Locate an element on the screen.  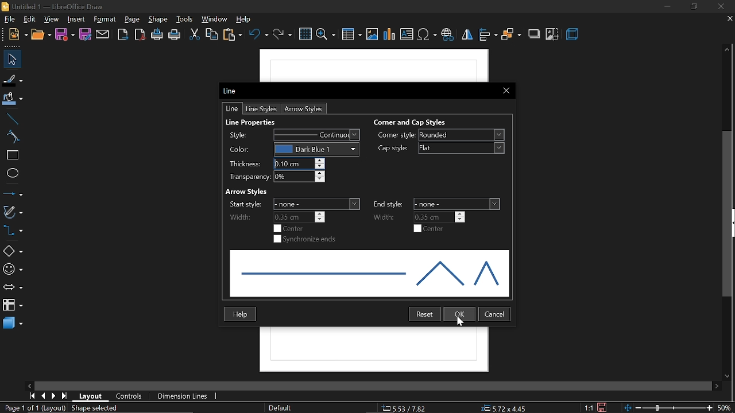
vertical scrollbar is located at coordinates (729, 215).